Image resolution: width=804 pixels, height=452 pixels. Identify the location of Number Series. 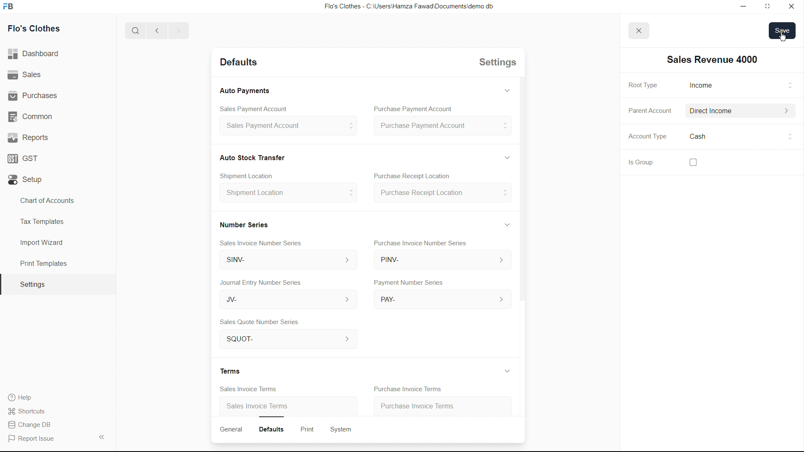
(243, 223).